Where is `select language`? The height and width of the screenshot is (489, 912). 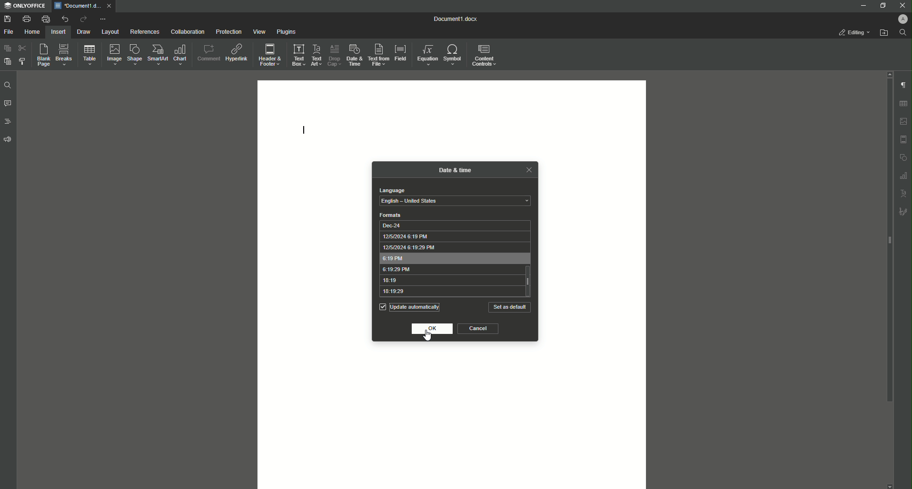 select language is located at coordinates (455, 201).